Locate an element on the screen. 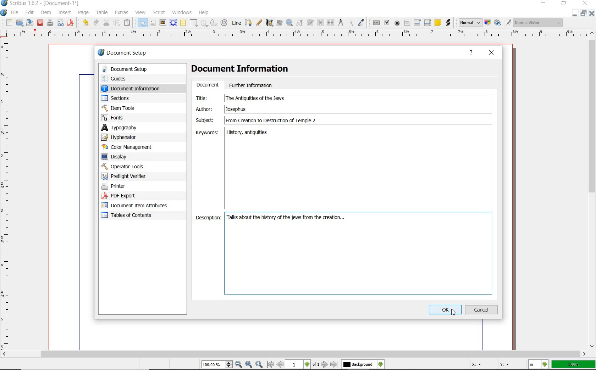 This screenshot has width=596, height=370. edit is located at coordinates (30, 12).